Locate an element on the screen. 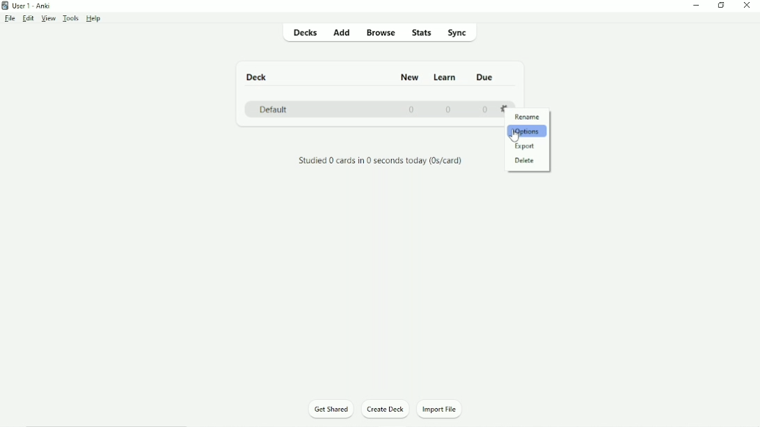 The width and height of the screenshot is (760, 427). Add is located at coordinates (342, 32).